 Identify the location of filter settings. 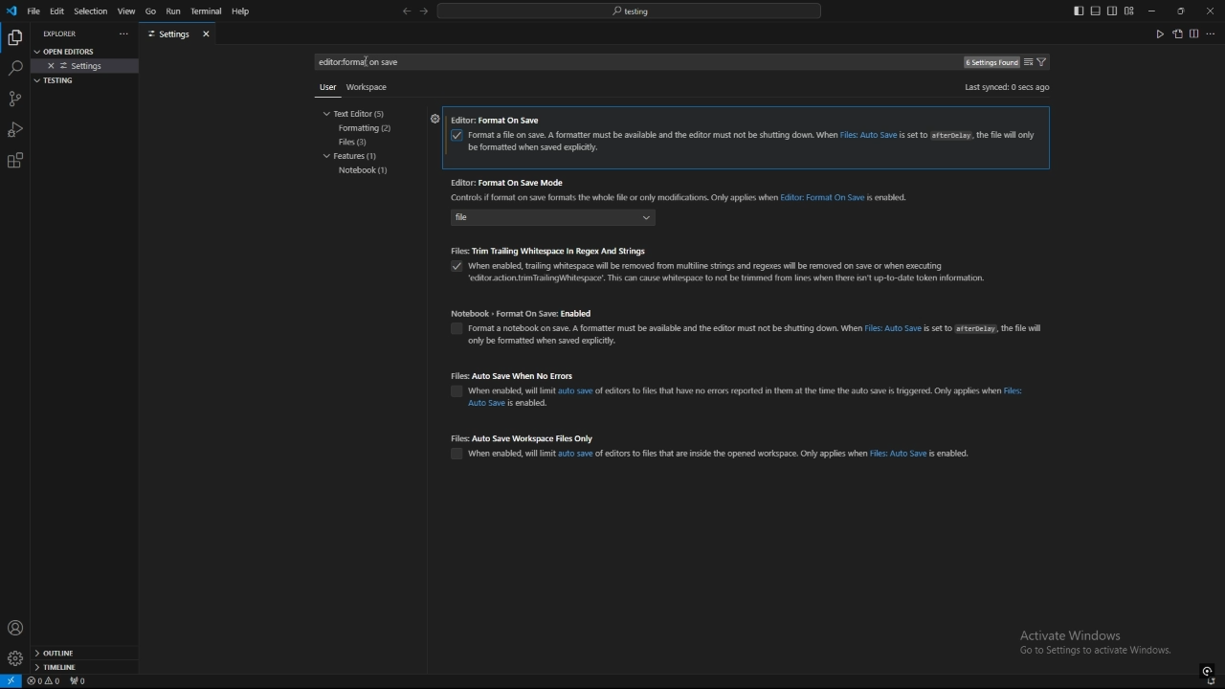
(1045, 62).